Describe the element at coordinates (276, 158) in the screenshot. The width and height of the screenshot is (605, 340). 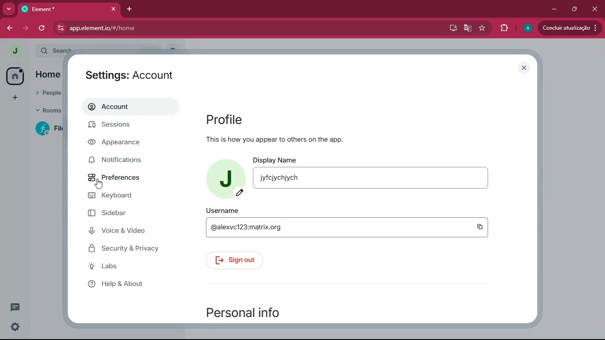
I see `display name` at that location.